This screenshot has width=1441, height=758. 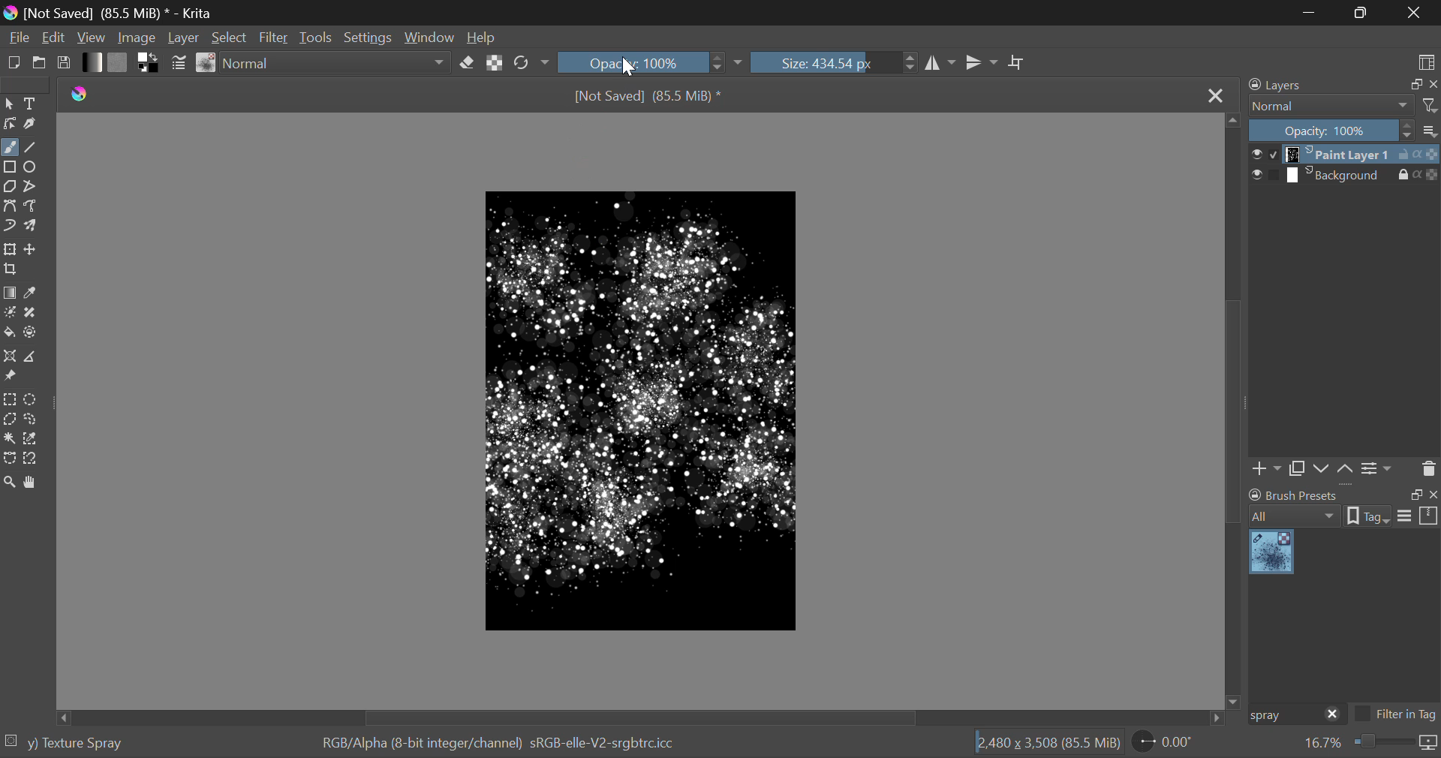 I want to click on Opacity, so click(x=651, y=62).